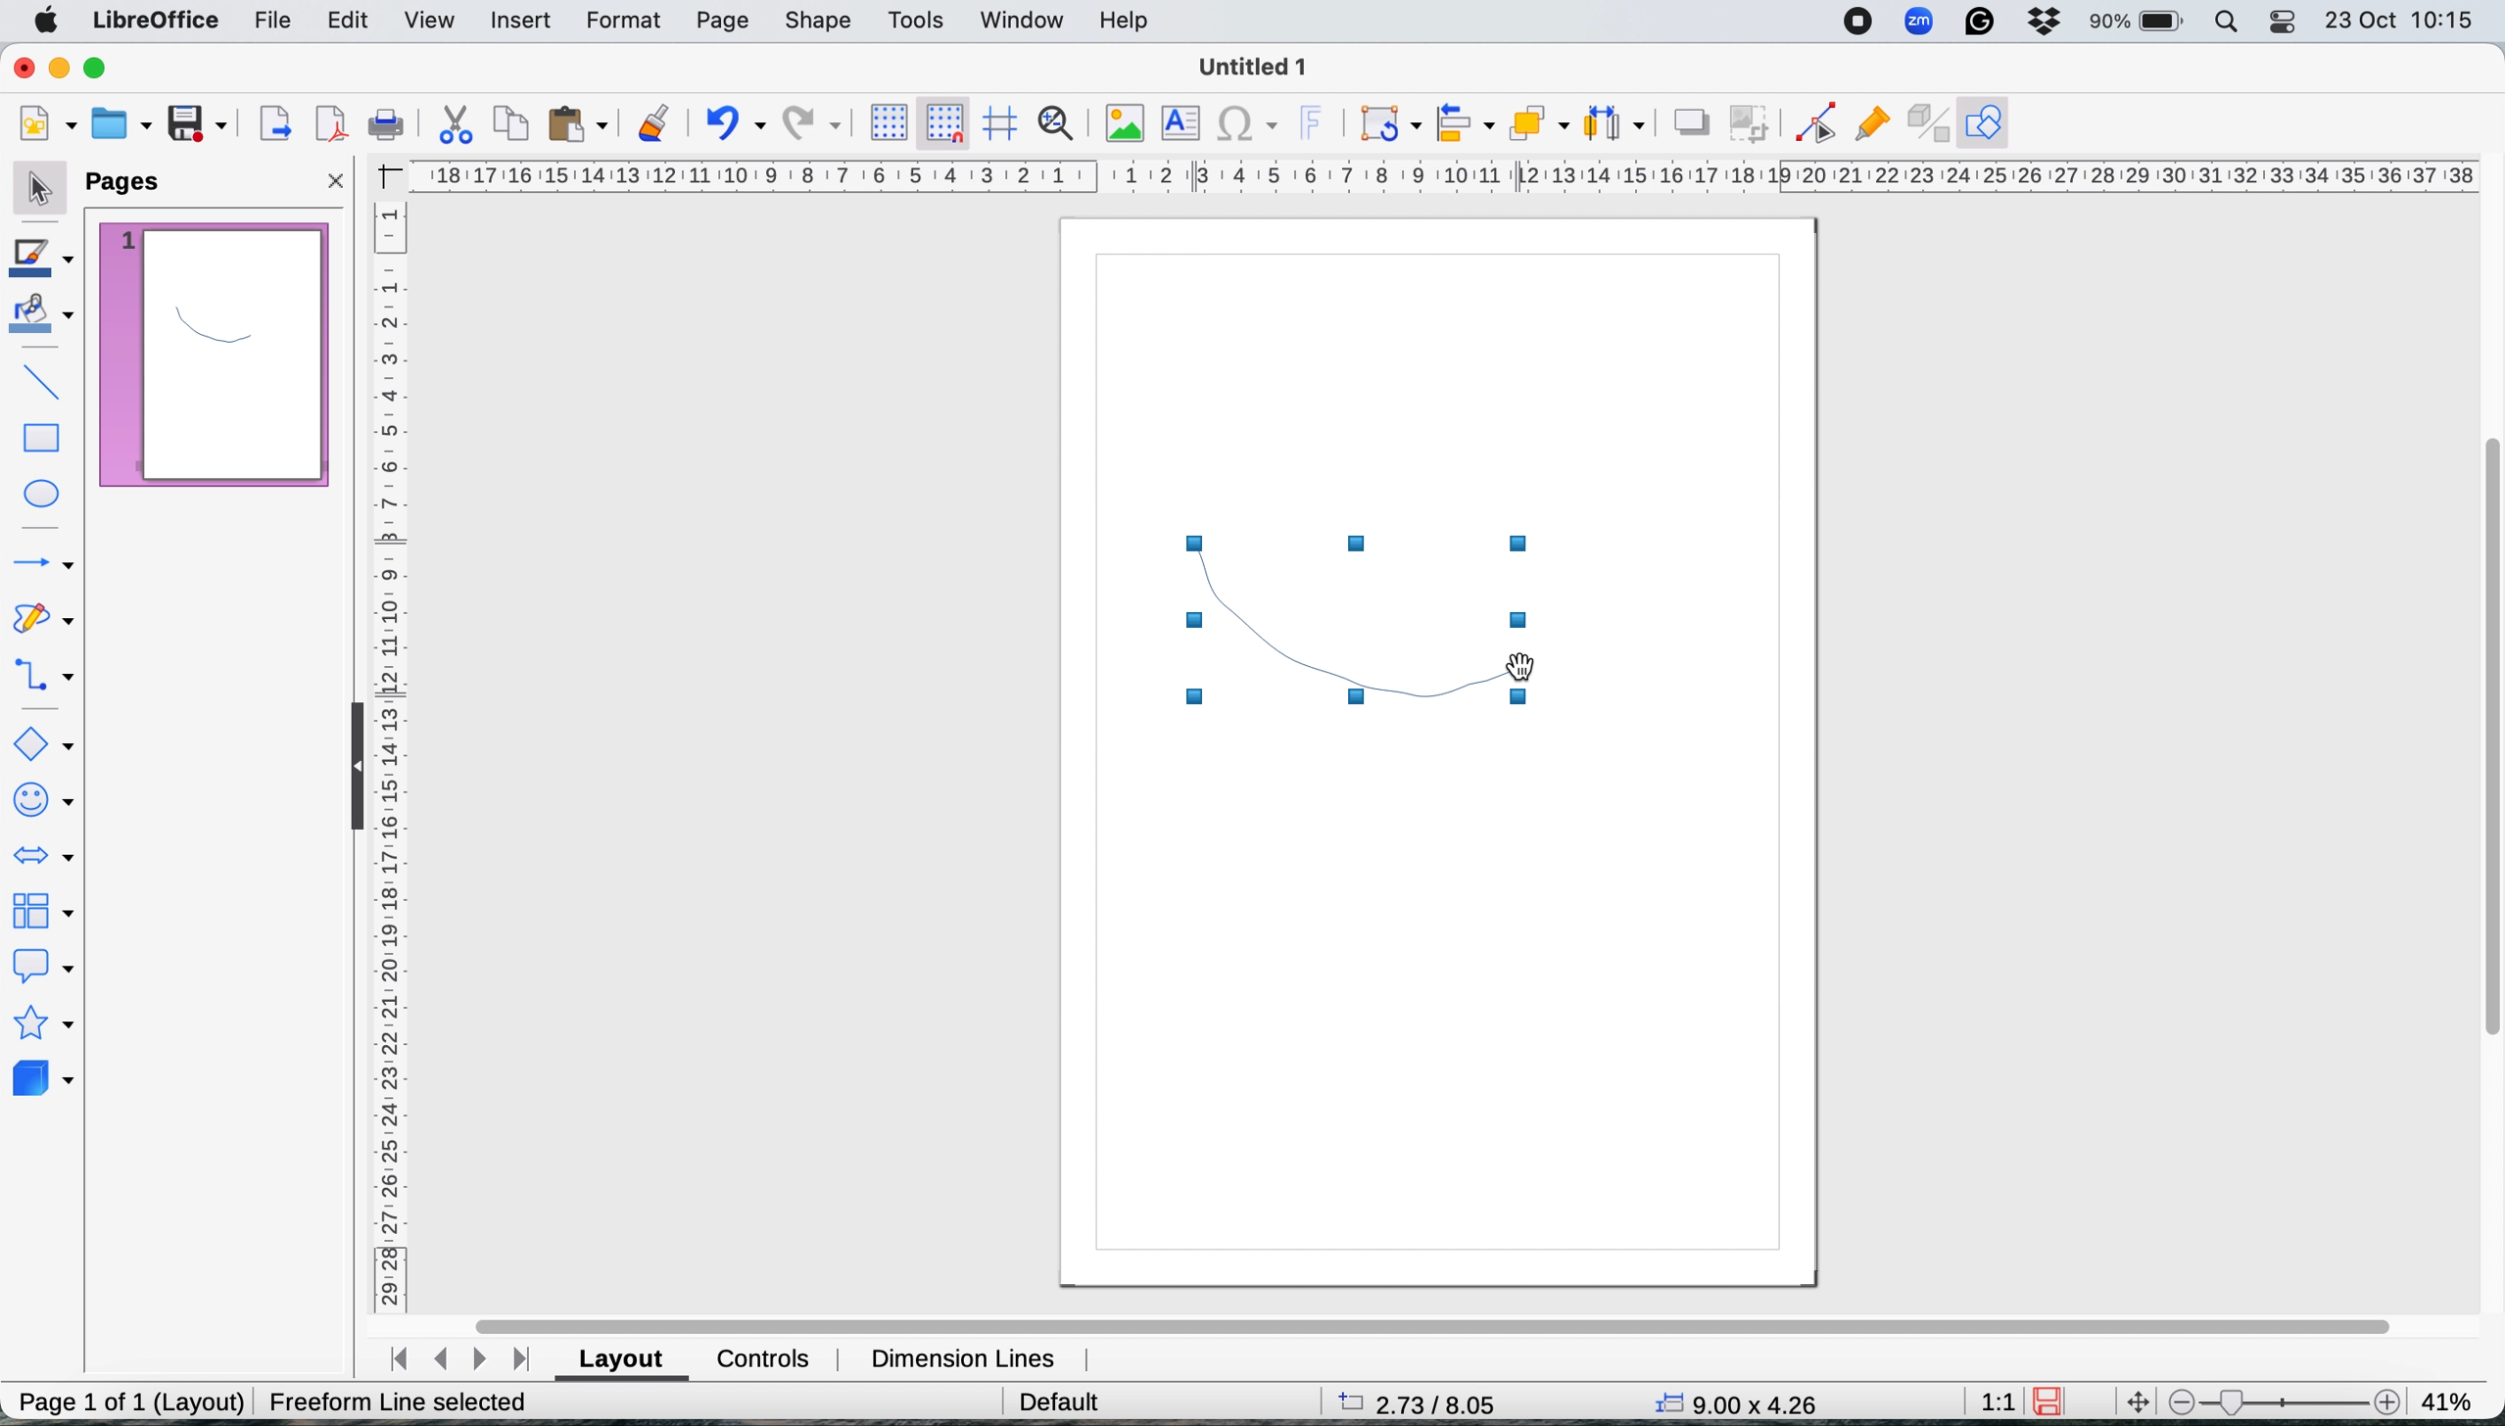  What do you see at coordinates (46, 677) in the screenshot?
I see `connectors` at bounding box center [46, 677].